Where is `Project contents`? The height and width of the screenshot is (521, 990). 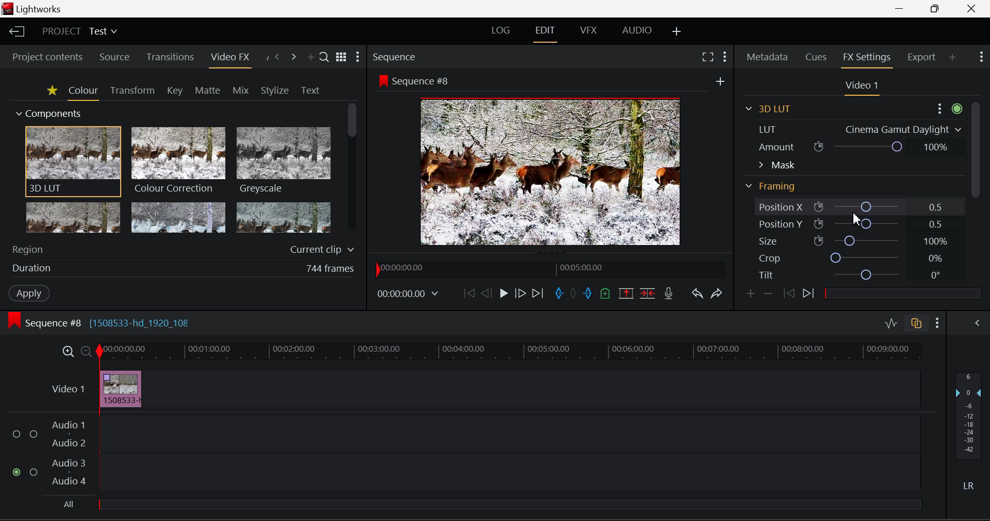 Project contents is located at coordinates (47, 58).